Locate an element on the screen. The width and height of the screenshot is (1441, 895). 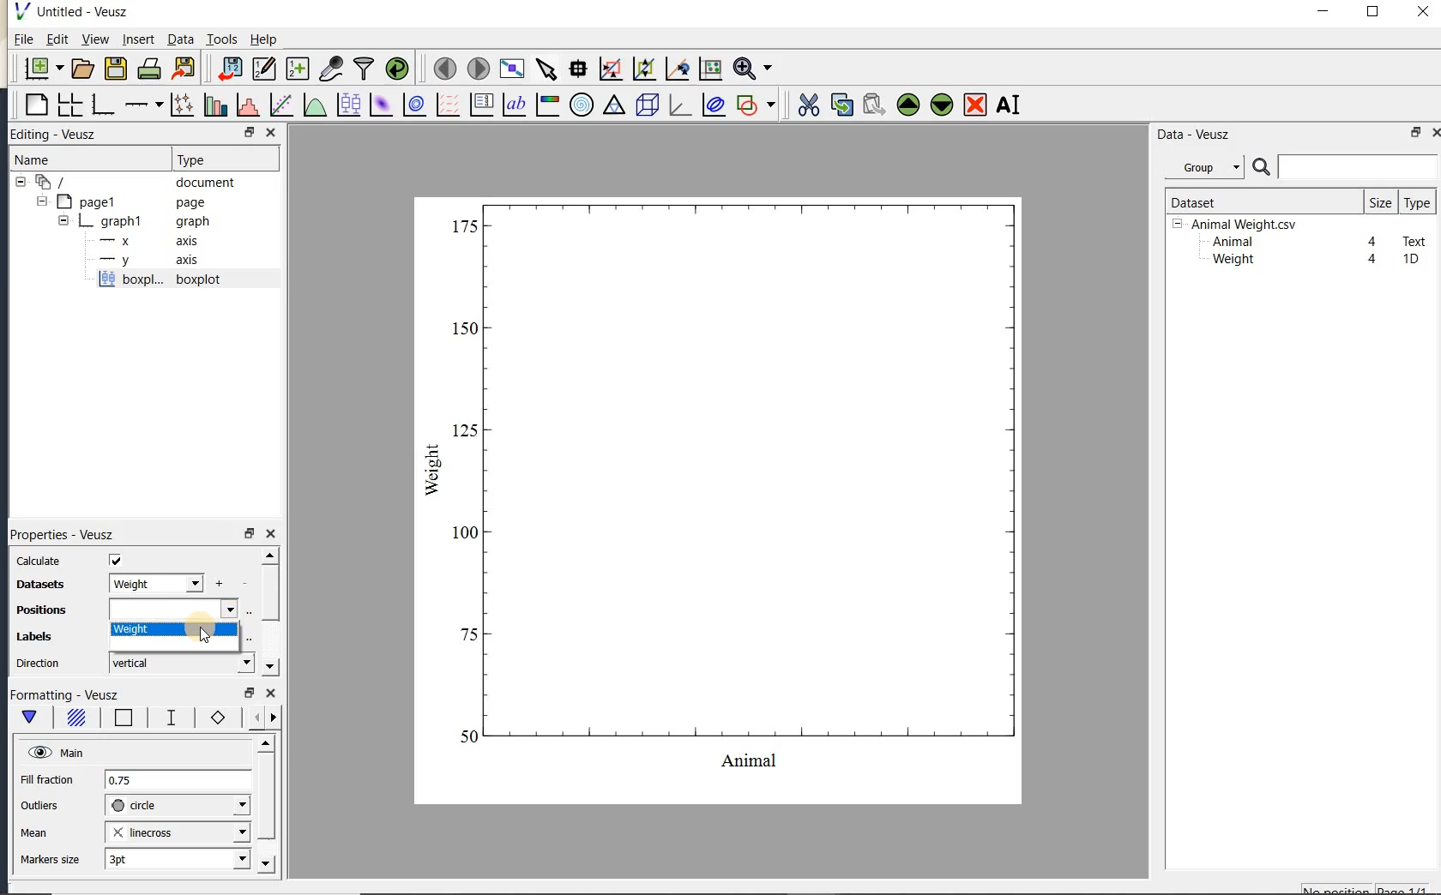
File is located at coordinates (24, 39).